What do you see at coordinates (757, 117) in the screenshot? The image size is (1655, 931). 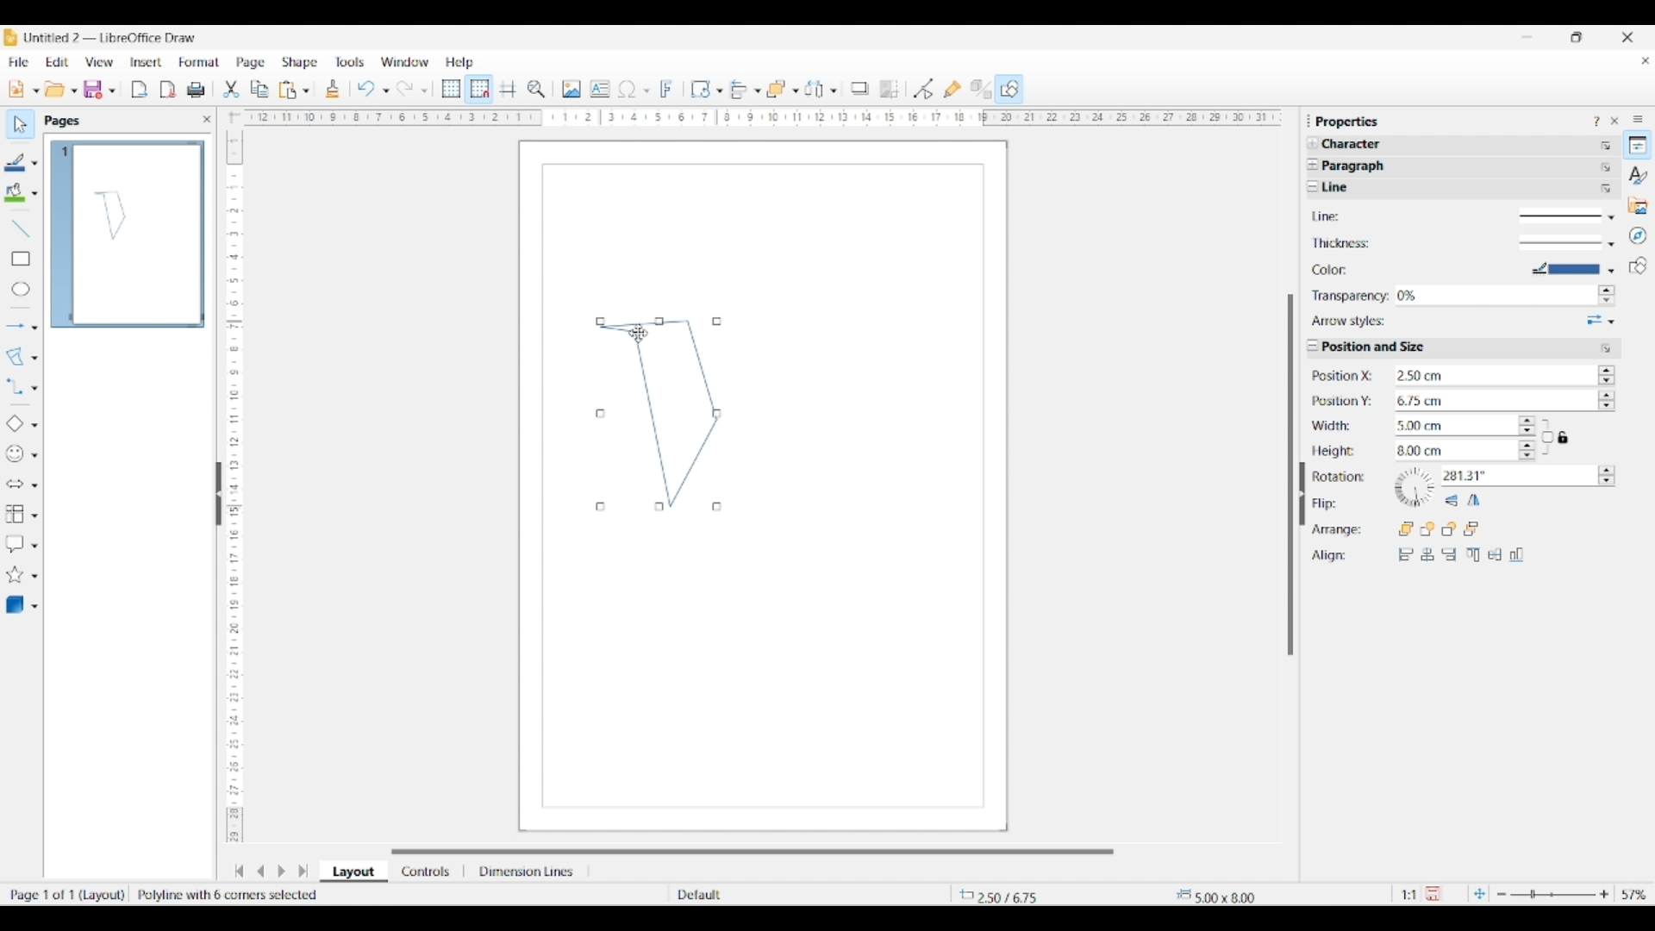 I see `Horizontal ruler` at bounding box center [757, 117].